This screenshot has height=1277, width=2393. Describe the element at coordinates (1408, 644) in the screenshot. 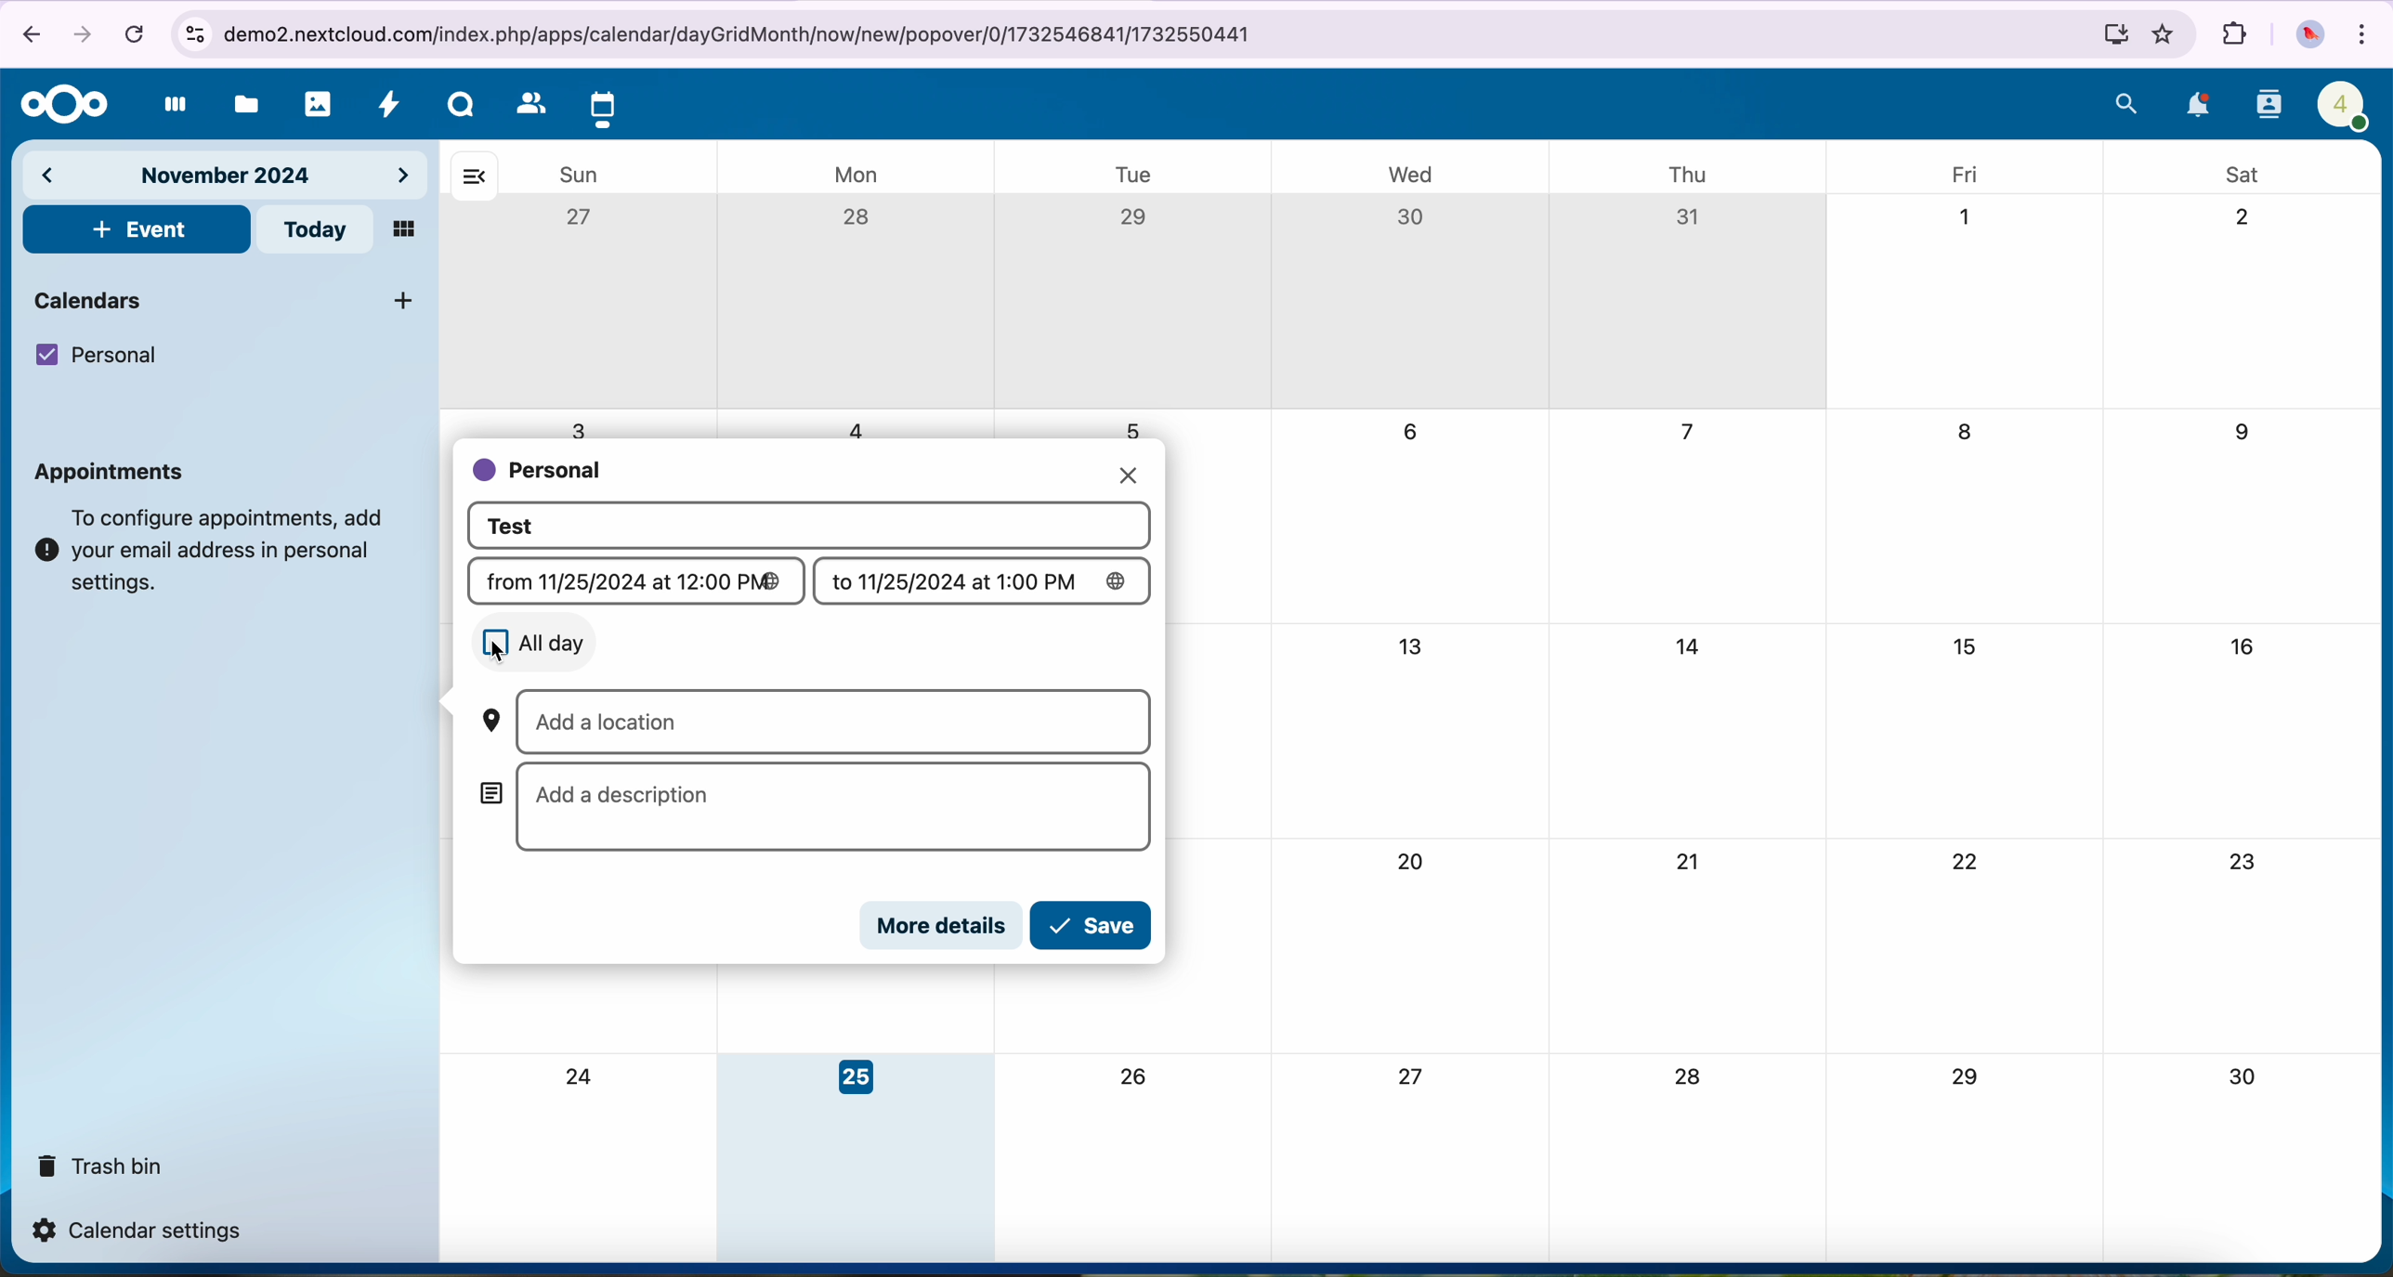

I see `13` at that location.